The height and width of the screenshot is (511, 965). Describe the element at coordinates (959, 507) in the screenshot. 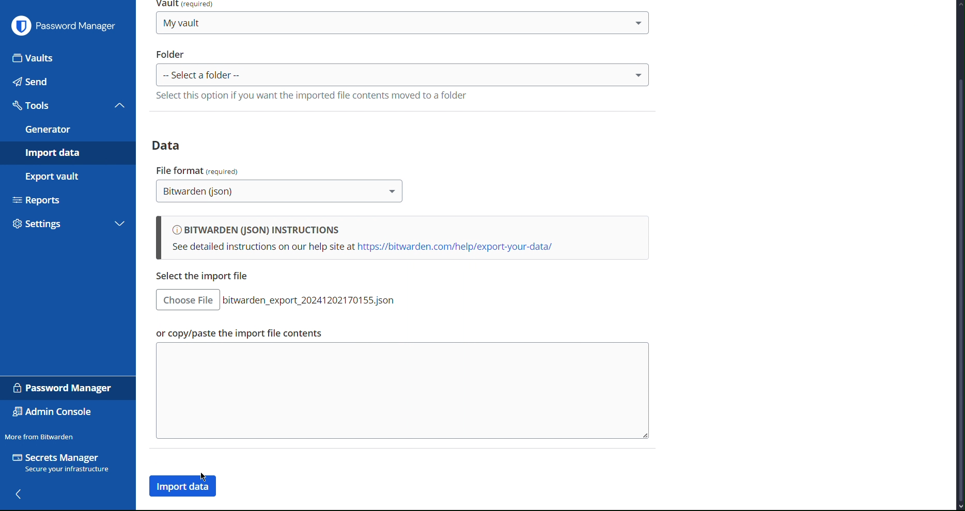

I see `scroll down` at that location.